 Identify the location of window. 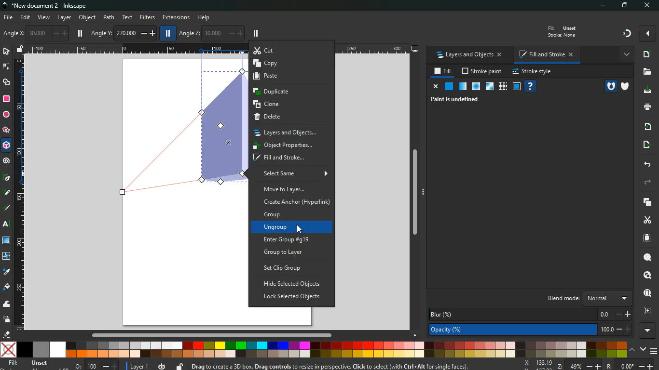
(7, 241).